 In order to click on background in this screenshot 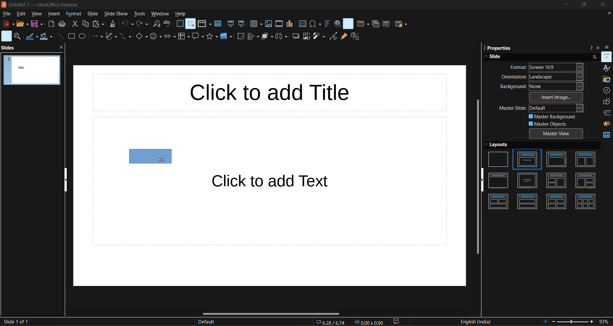, I will do `click(542, 87)`.